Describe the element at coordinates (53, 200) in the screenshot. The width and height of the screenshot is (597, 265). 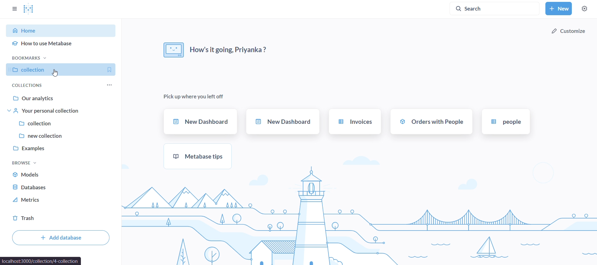
I see `metrics` at that location.